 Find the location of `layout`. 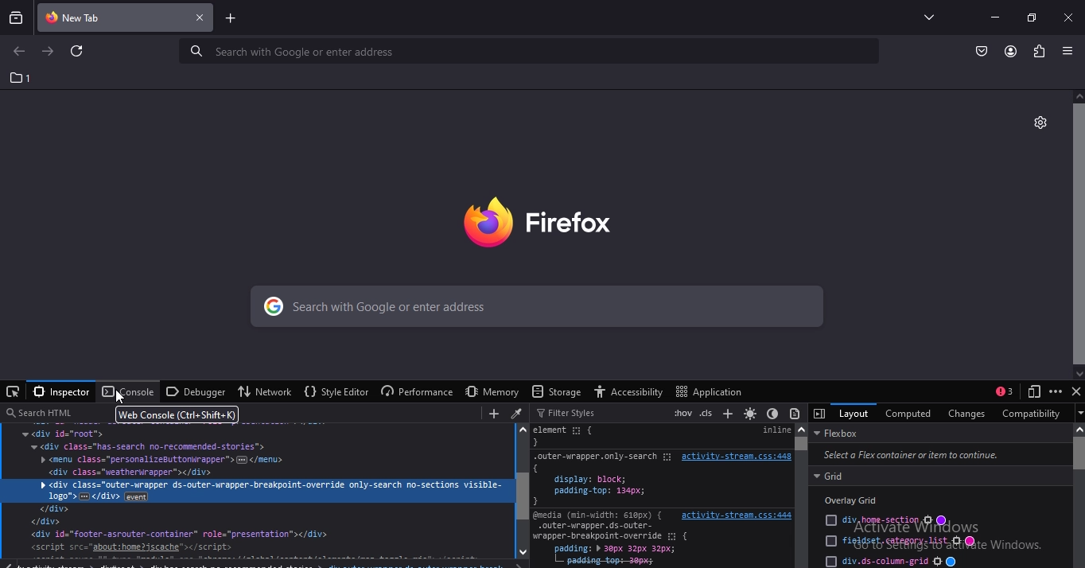

layout is located at coordinates (856, 413).